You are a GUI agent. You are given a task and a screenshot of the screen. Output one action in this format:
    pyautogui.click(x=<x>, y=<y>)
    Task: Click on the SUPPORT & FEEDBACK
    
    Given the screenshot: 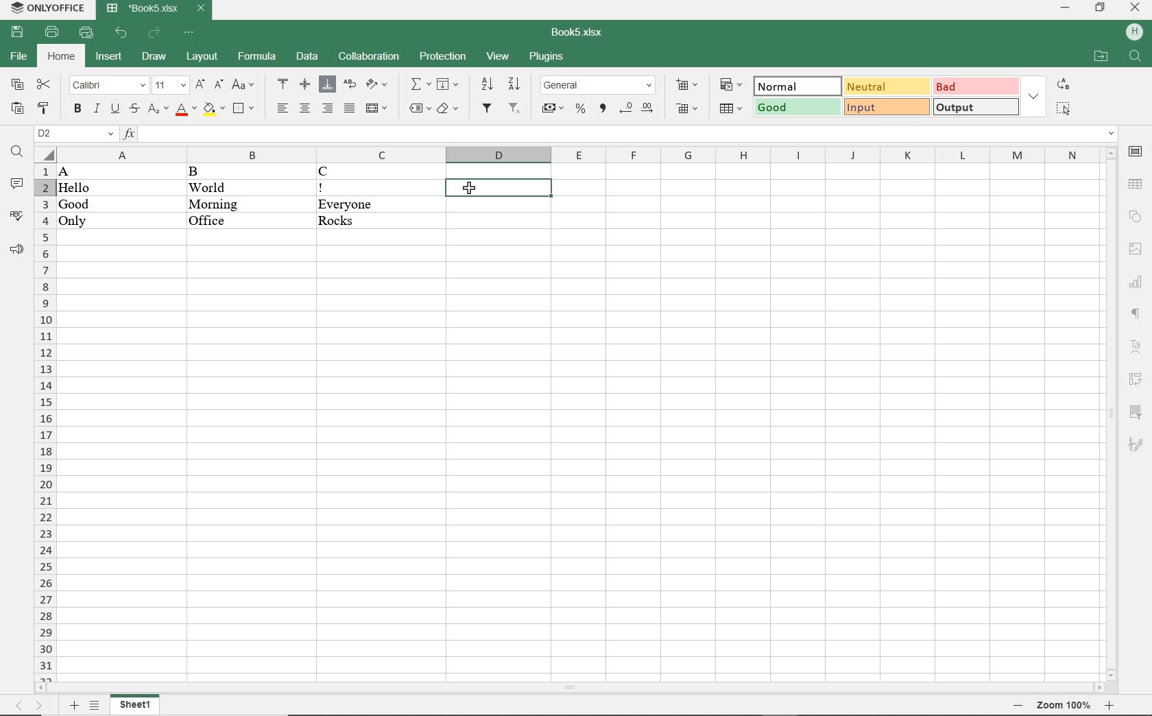 What is the action you would take?
    pyautogui.click(x=16, y=248)
    